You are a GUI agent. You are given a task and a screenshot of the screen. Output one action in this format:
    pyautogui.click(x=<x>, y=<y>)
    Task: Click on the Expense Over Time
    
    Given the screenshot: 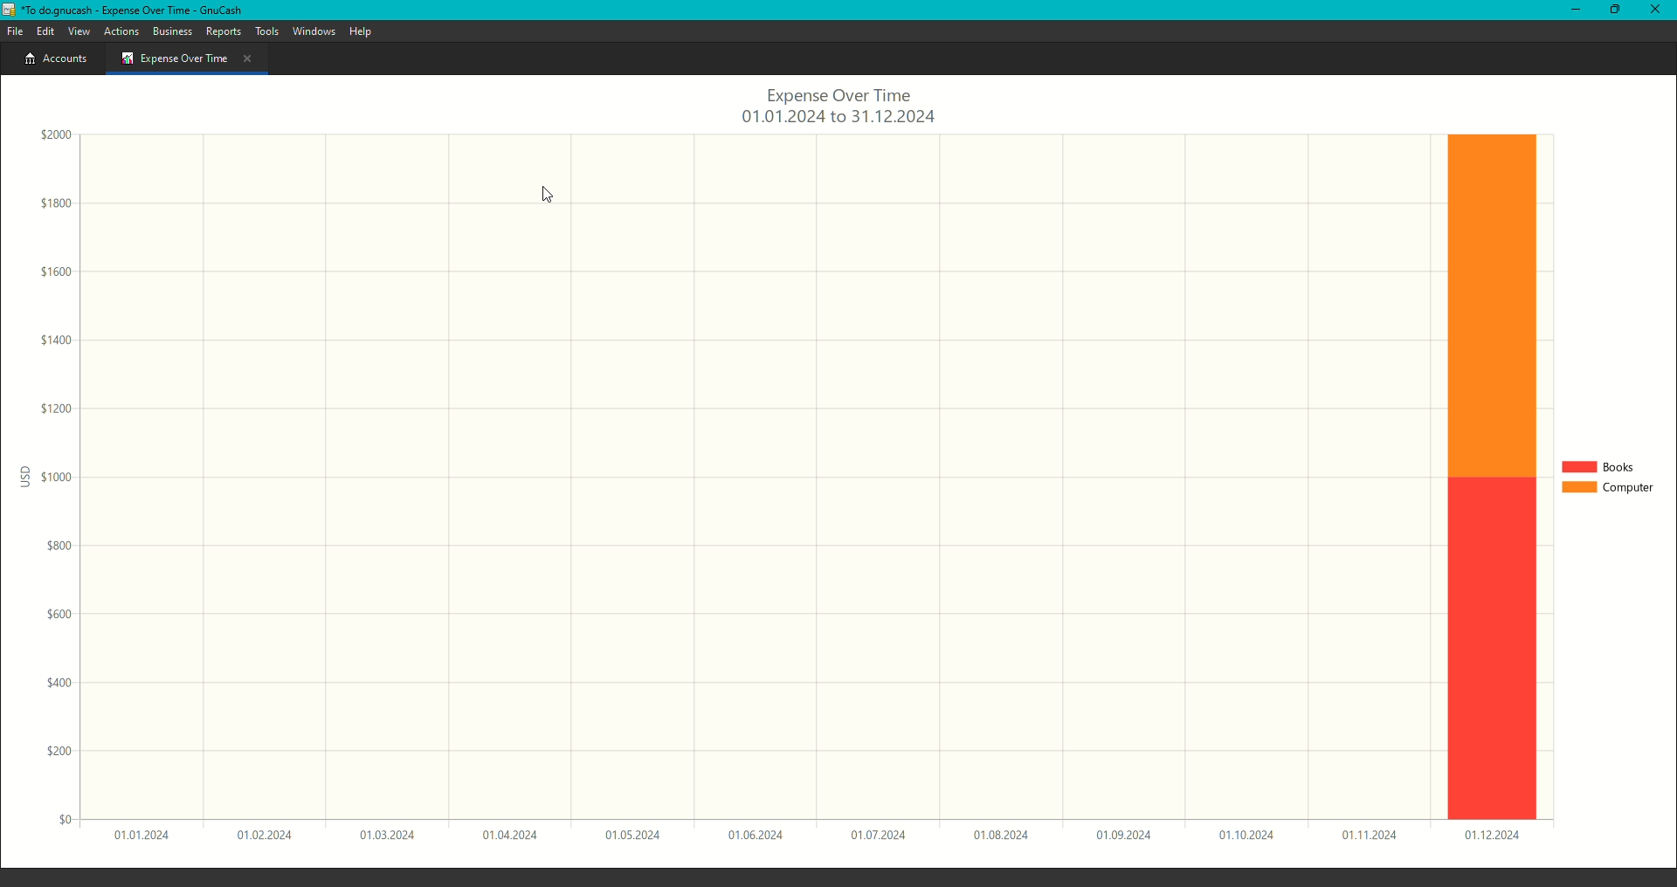 What is the action you would take?
    pyautogui.click(x=188, y=59)
    